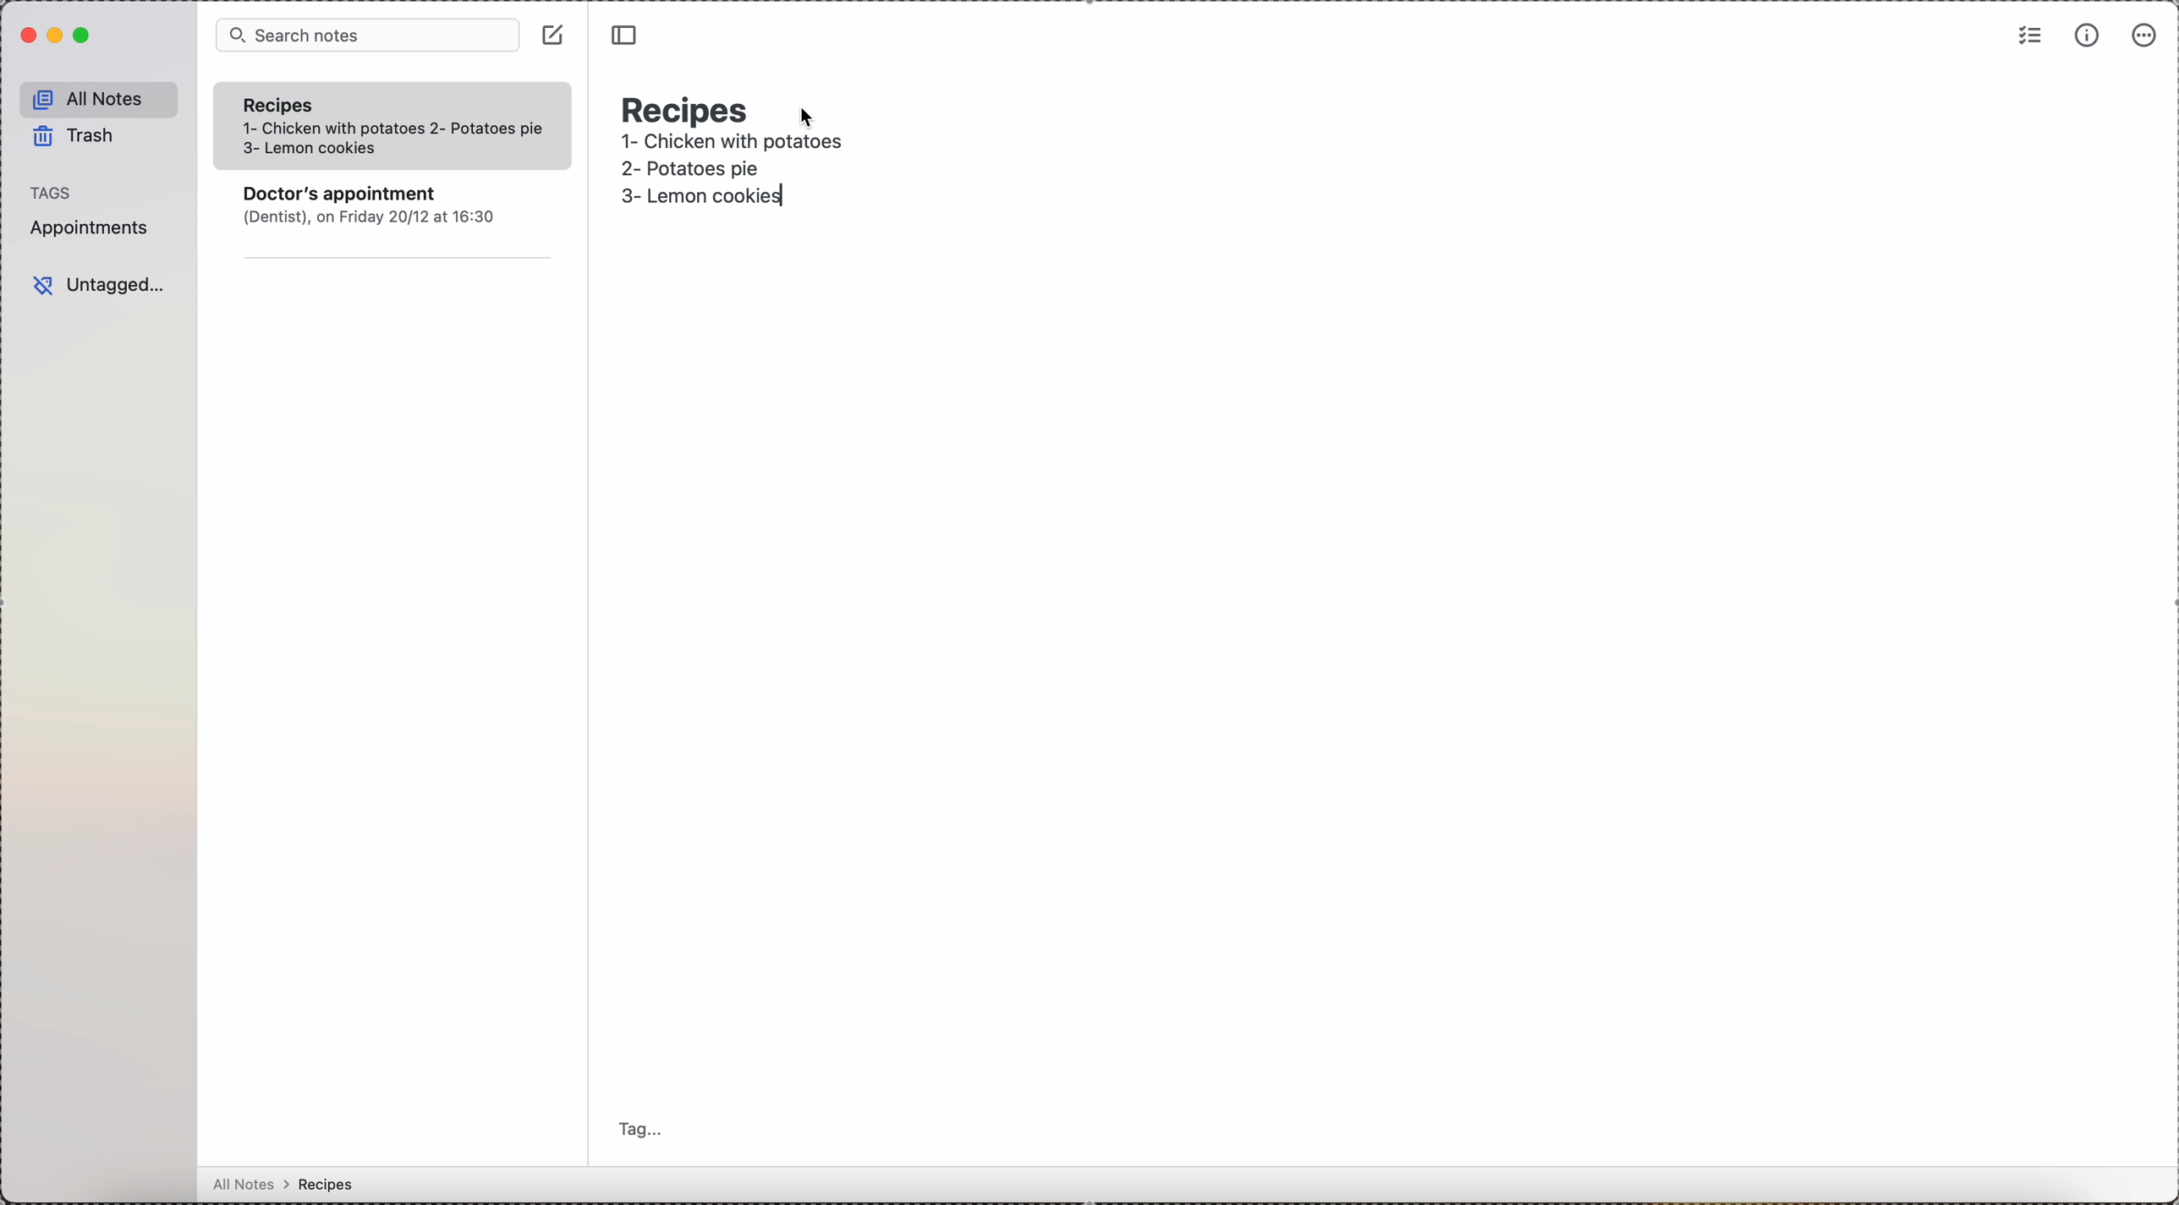 The height and width of the screenshot is (1205, 2179). Describe the element at coordinates (294, 102) in the screenshot. I see `Recipes` at that location.